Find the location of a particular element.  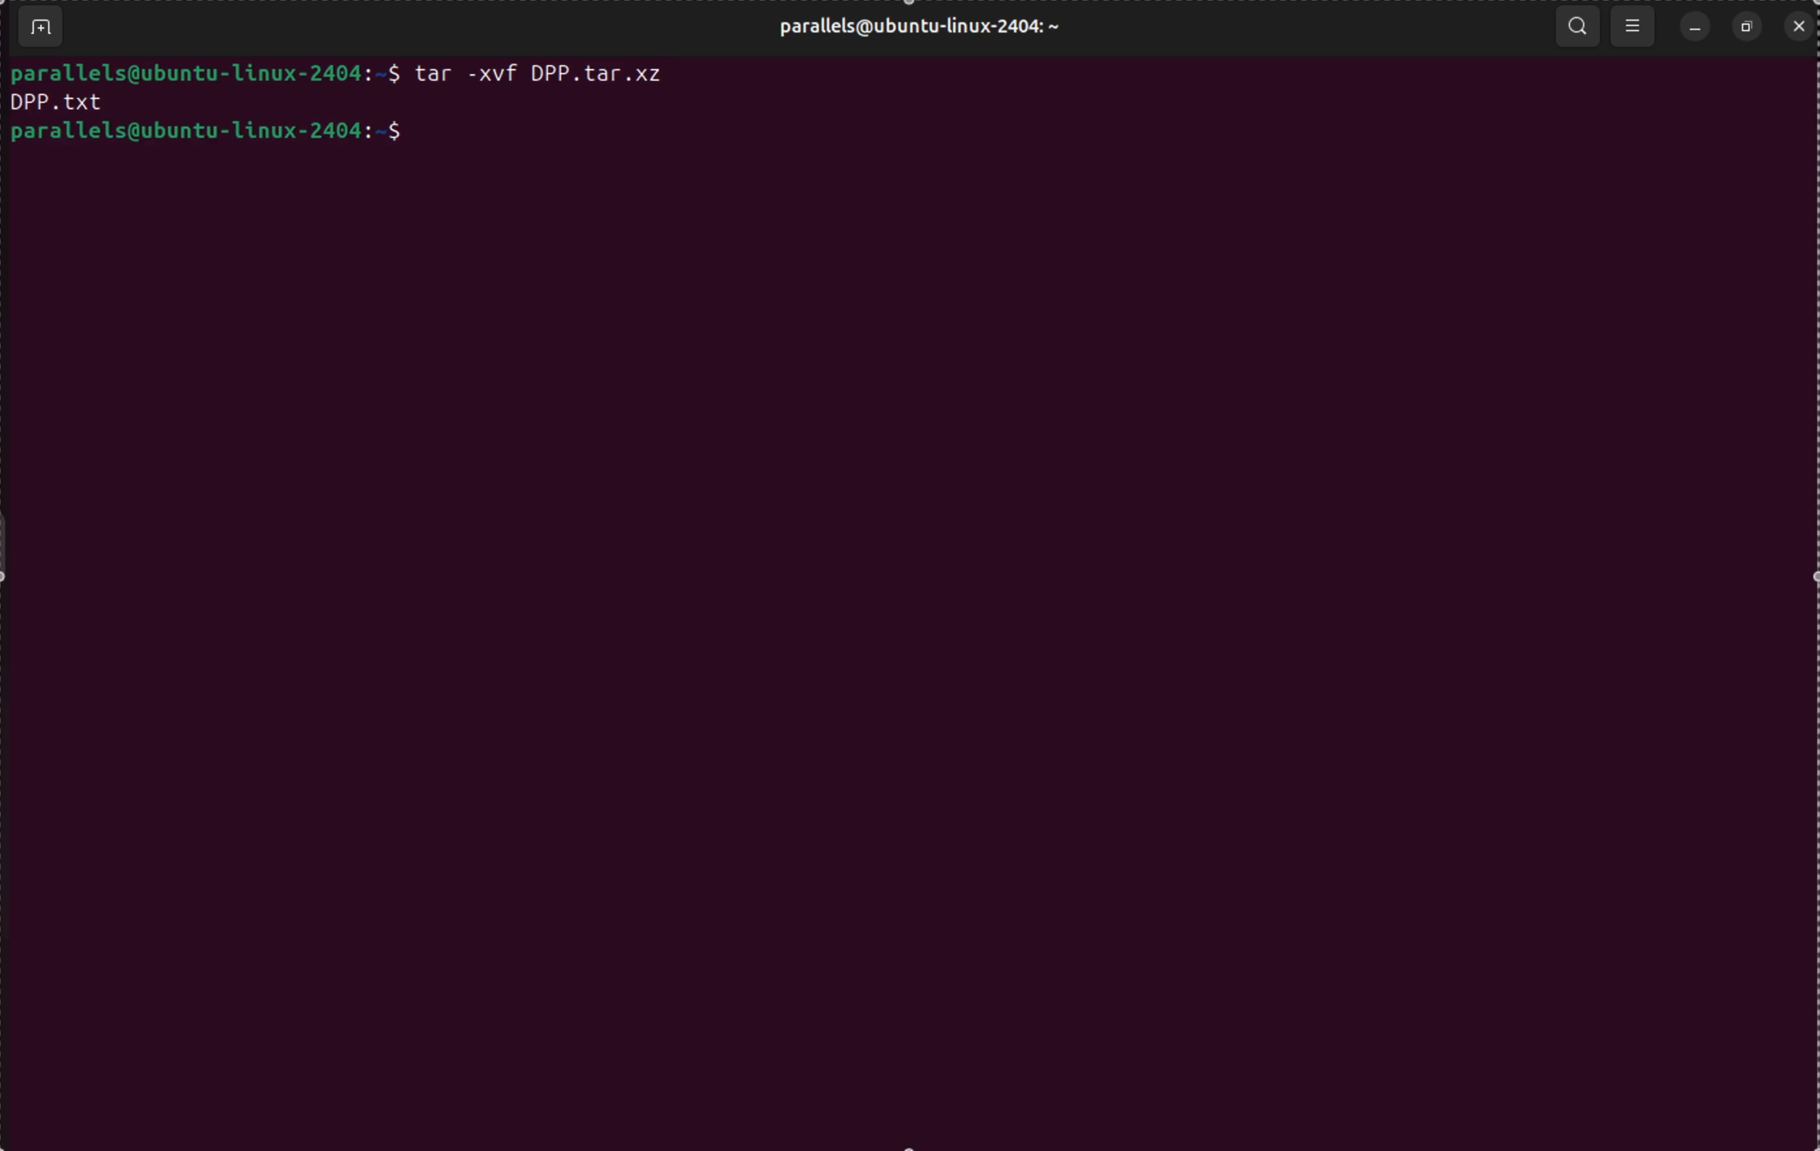

bash prompt is located at coordinates (207, 134).